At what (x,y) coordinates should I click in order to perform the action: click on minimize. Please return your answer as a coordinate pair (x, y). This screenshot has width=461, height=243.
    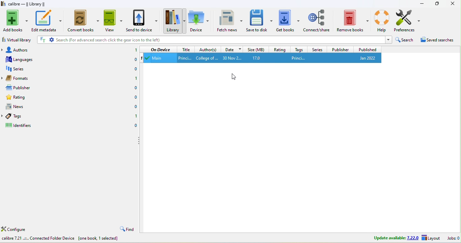
    Looking at the image, I should click on (422, 3).